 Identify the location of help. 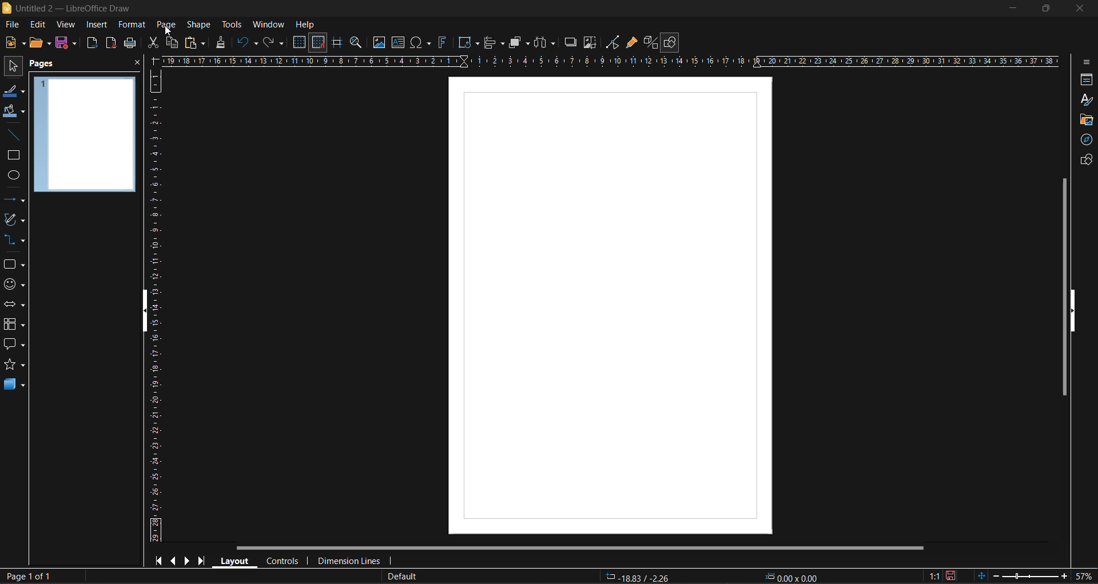
(305, 24).